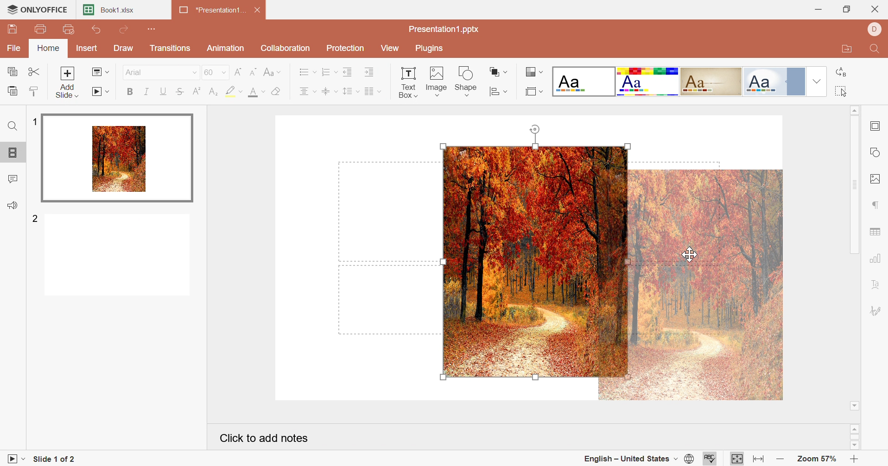 Image resolution: width=888 pixels, height=466 pixels. Describe the element at coordinates (57, 460) in the screenshot. I see `Slide 1 of 2` at that location.